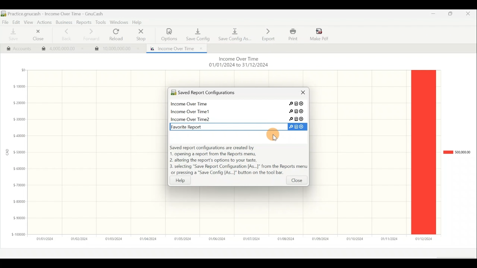  What do you see at coordinates (471, 15) in the screenshot?
I see `Close` at bounding box center [471, 15].